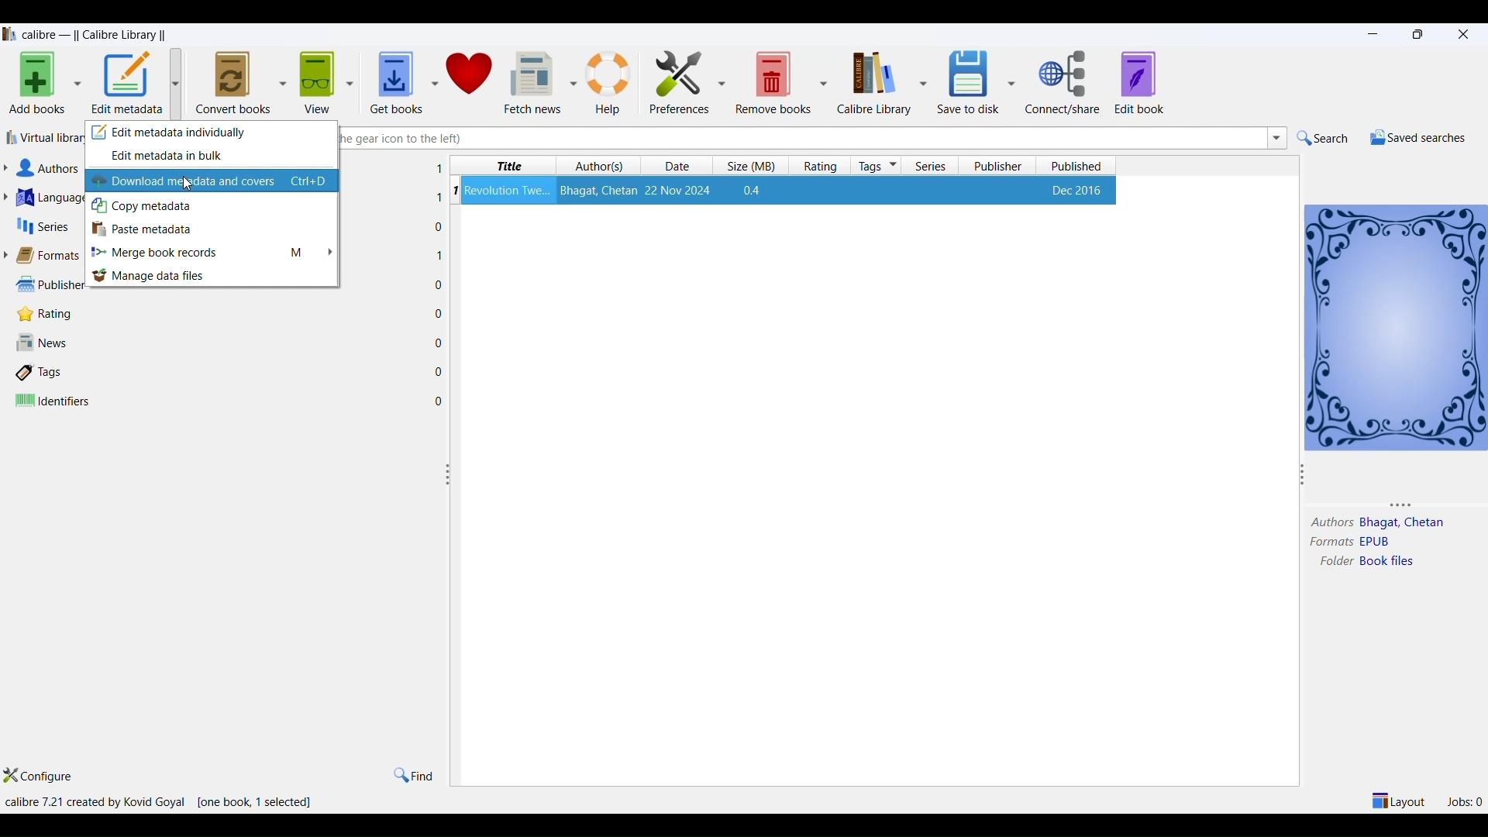 This screenshot has height=837, width=1488. What do you see at coordinates (191, 184) in the screenshot?
I see `cursor` at bounding box center [191, 184].